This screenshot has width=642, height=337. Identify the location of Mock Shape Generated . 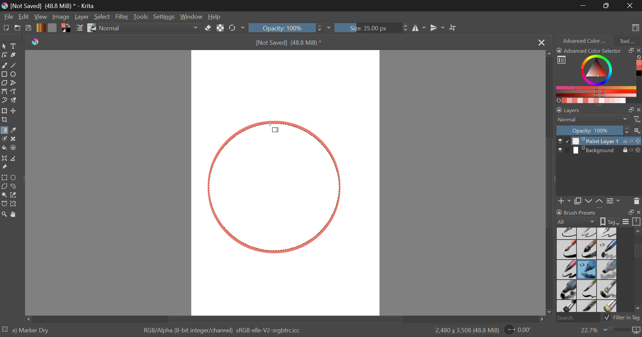
(279, 187).